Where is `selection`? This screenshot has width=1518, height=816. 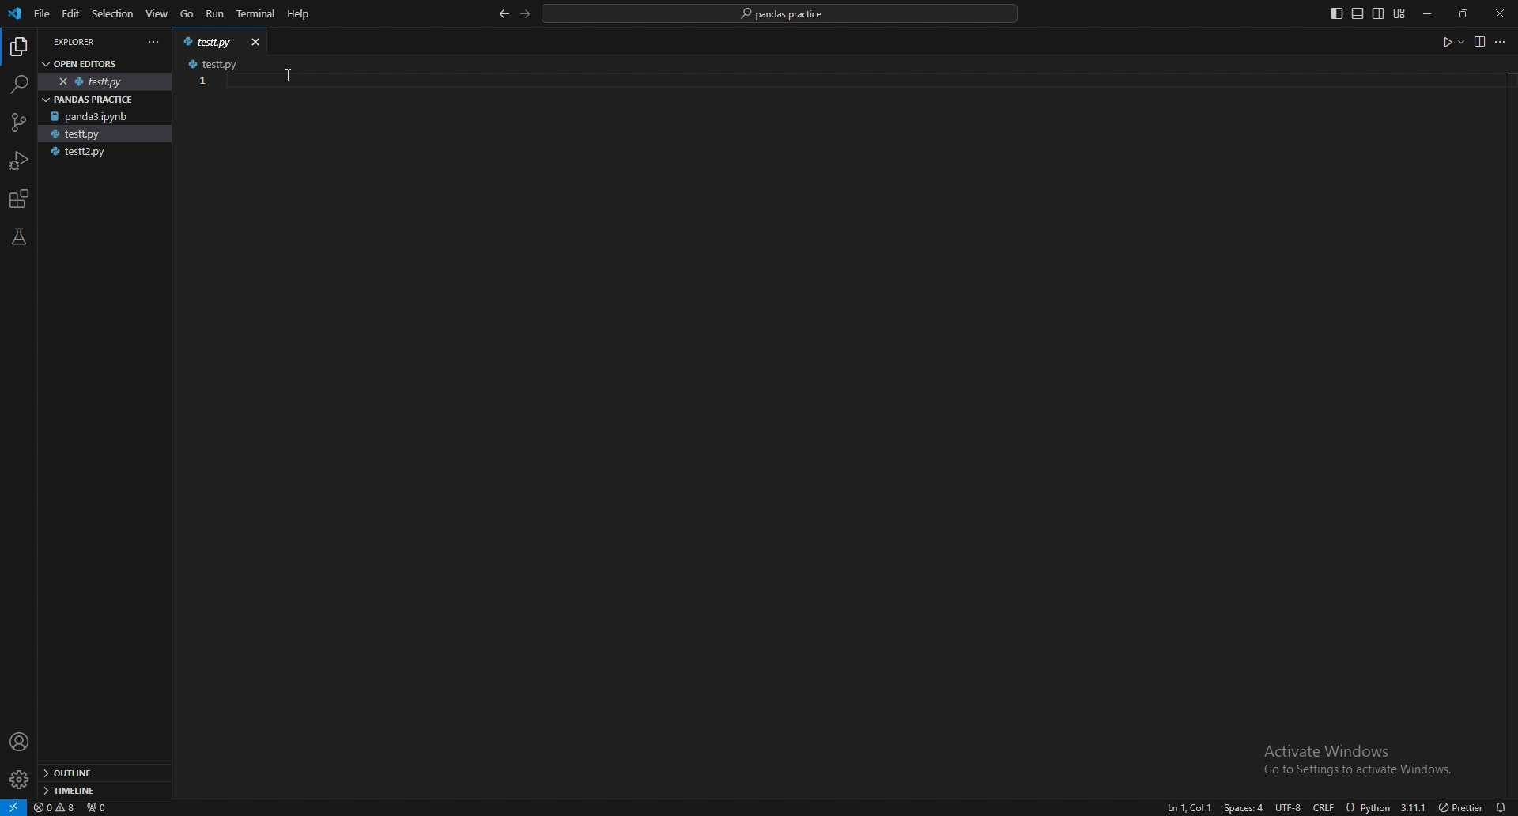
selection is located at coordinates (113, 13).